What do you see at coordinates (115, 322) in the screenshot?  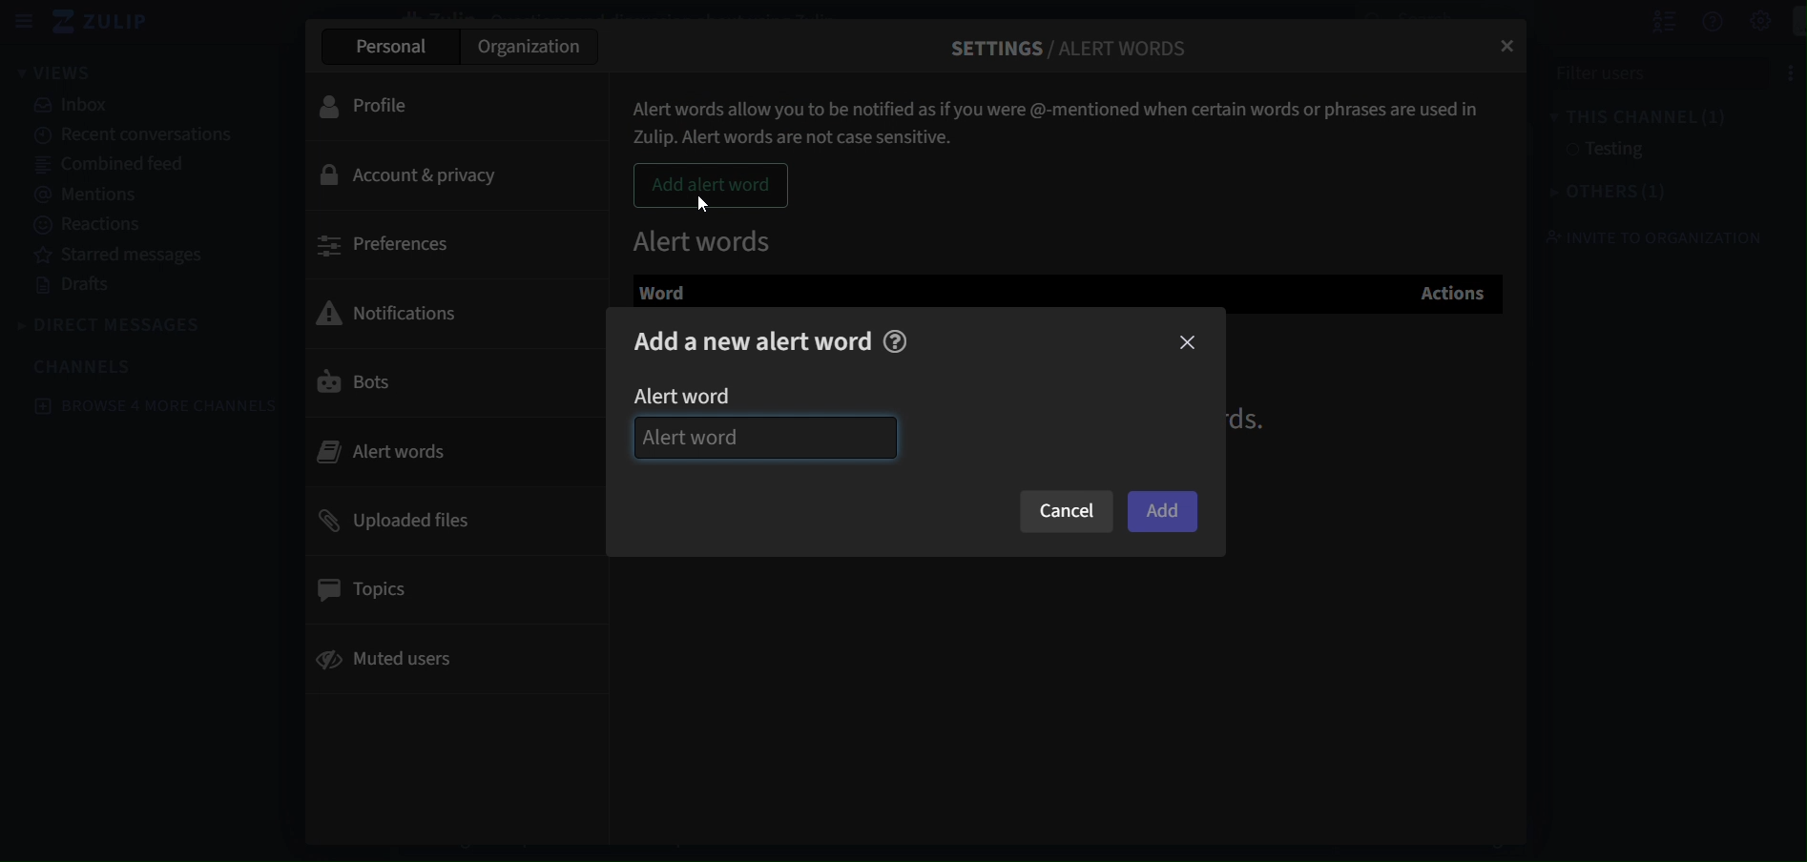 I see `direct messages` at bounding box center [115, 322].